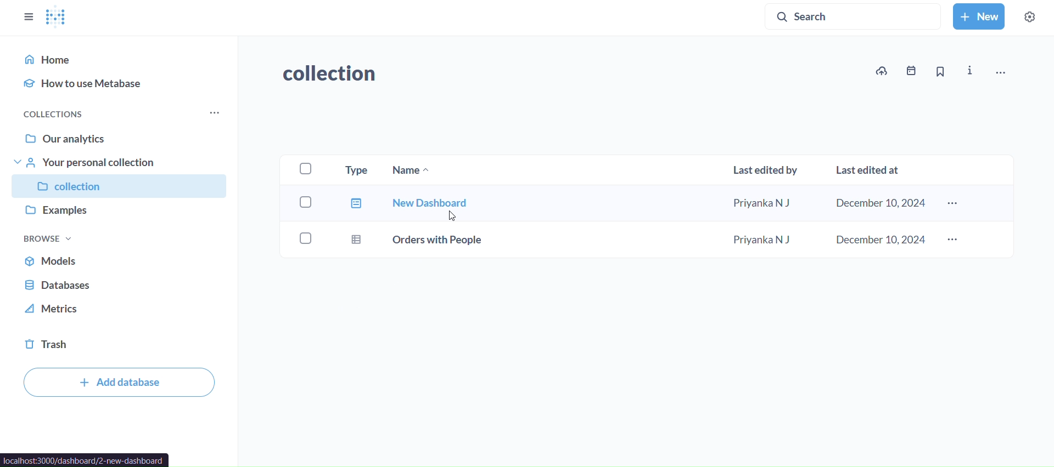  What do you see at coordinates (766, 170) in the screenshot?
I see `last edited by` at bounding box center [766, 170].